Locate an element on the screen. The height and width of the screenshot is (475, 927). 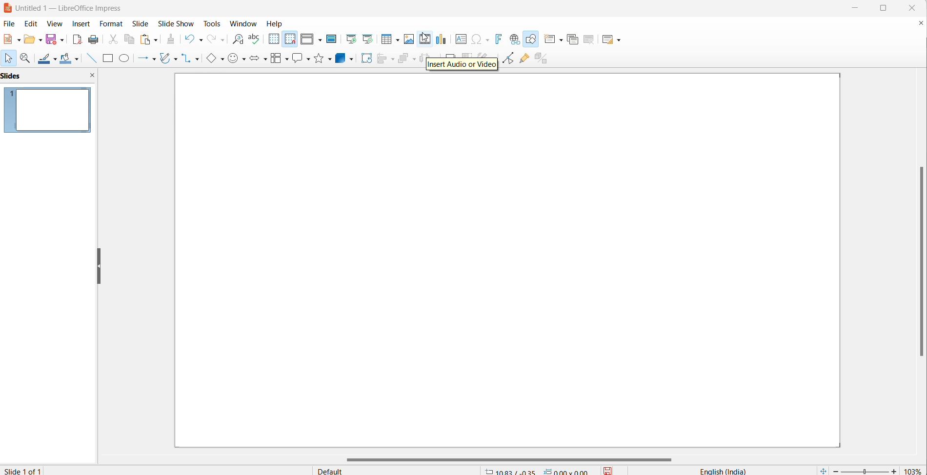
slide master type is located at coordinates (399, 470).